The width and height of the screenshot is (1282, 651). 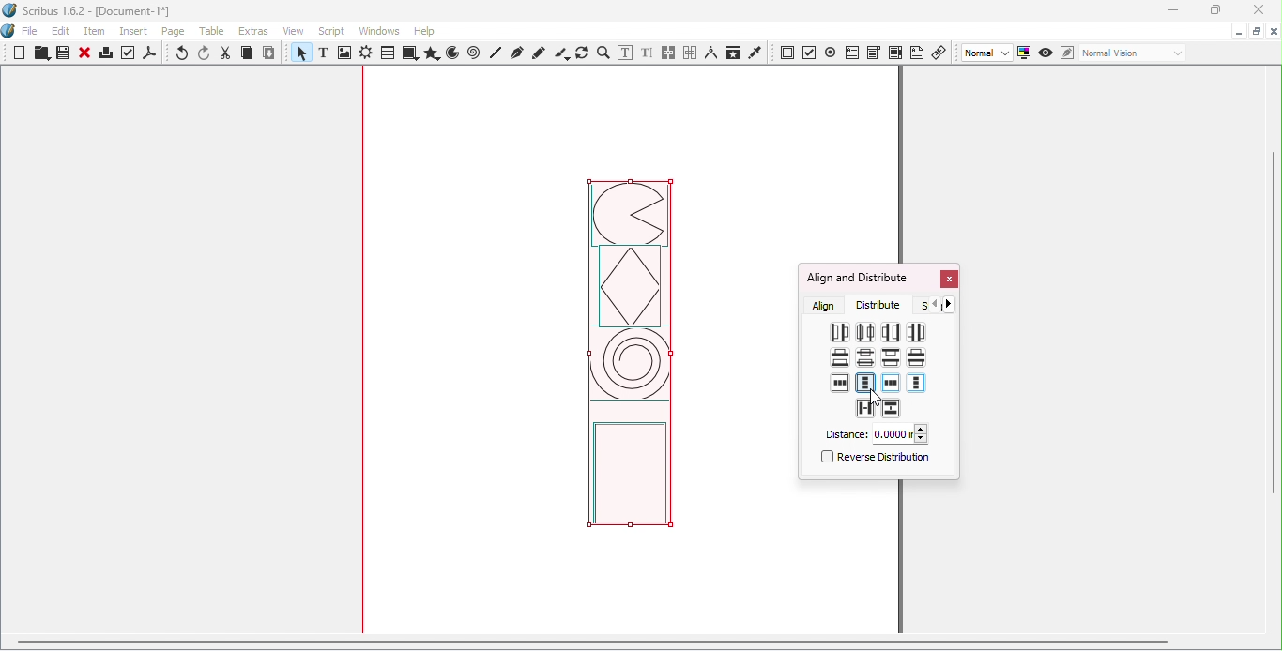 What do you see at coordinates (366, 54) in the screenshot?
I see `Render frame` at bounding box center [366, 54].